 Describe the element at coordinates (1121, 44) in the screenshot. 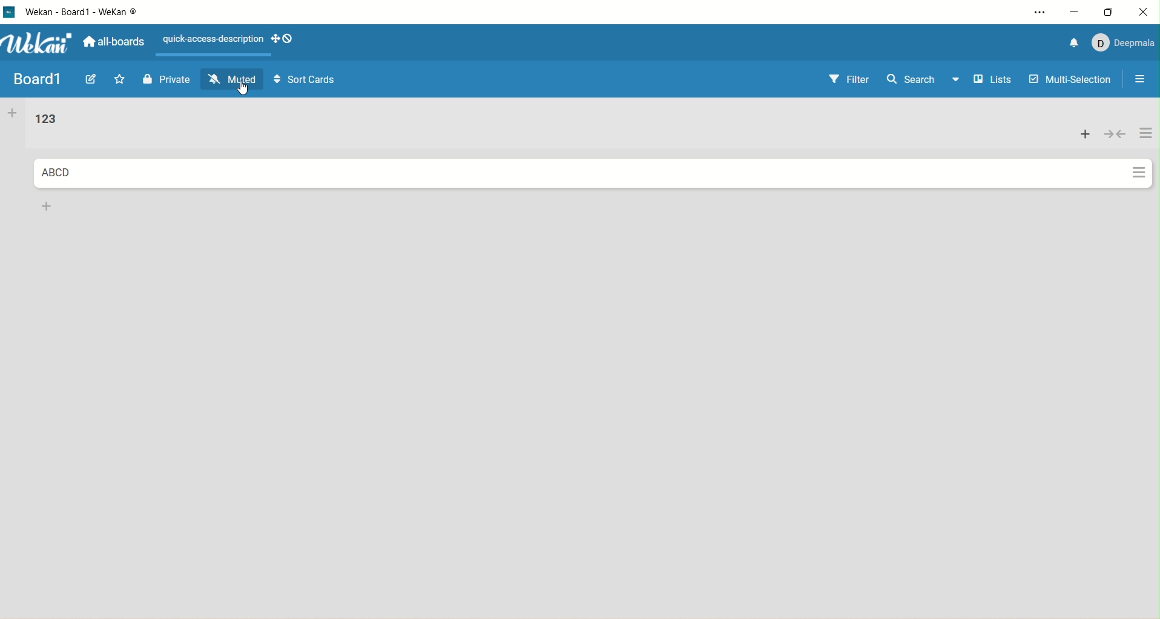

I see `account` at that location.